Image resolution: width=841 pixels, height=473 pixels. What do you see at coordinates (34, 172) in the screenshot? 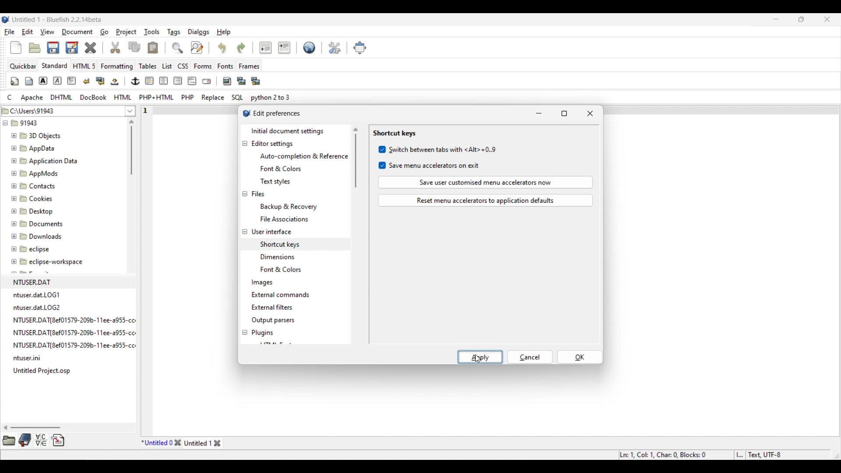
I see `AppMods` at bounding box center [34, 172].